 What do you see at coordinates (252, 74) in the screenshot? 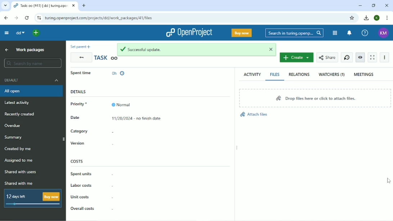
I see `Activity` at bounding box center [252, 74].